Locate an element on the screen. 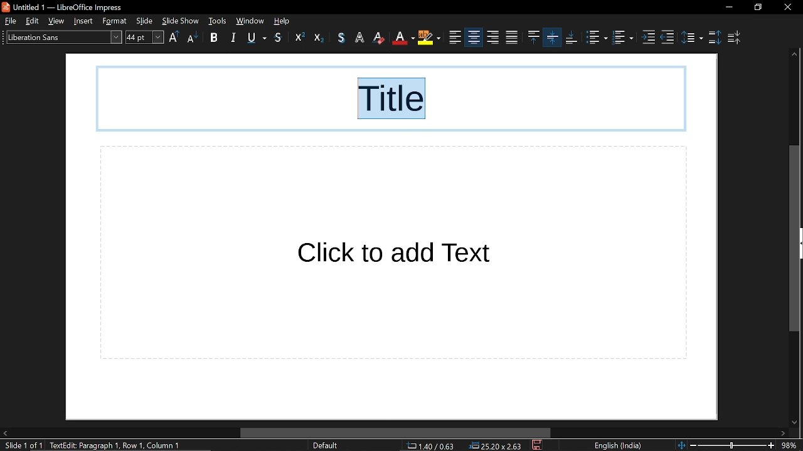 This screenshot has width=803, height=451. expand sidebar is located at coordinates (800, 243).